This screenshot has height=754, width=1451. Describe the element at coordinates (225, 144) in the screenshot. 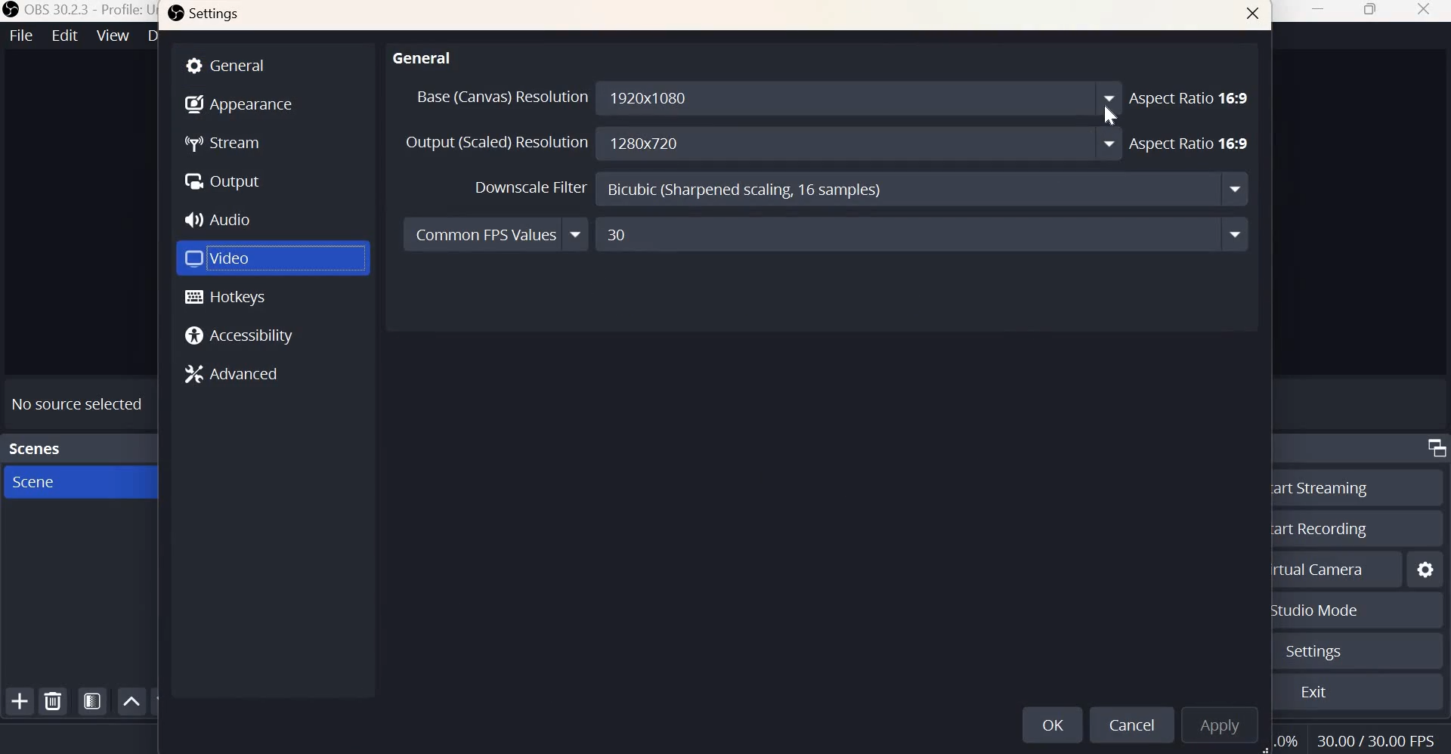

I see `Stream` at that location.